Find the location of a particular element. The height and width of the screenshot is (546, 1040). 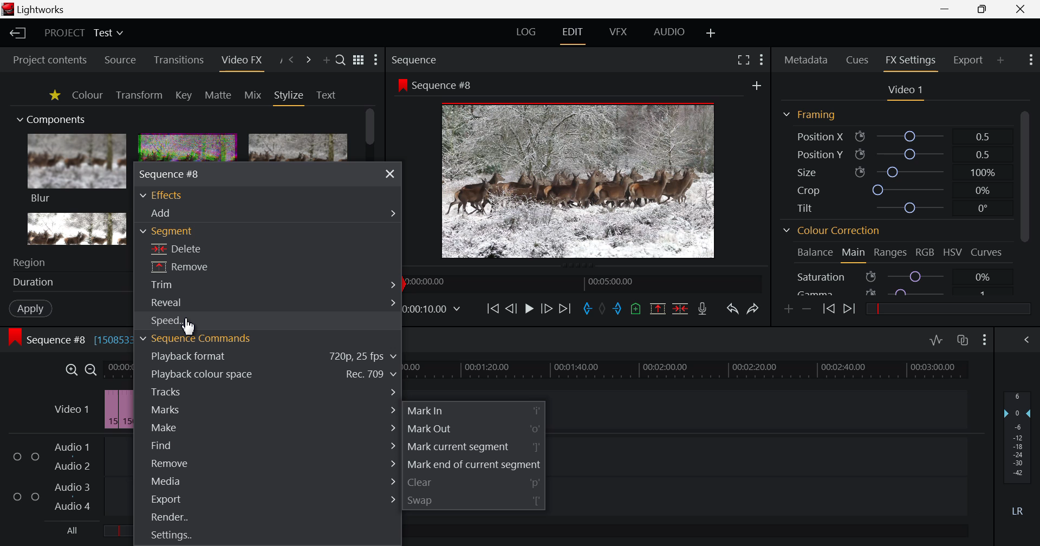

Crop is located at coordinates (894, 189).